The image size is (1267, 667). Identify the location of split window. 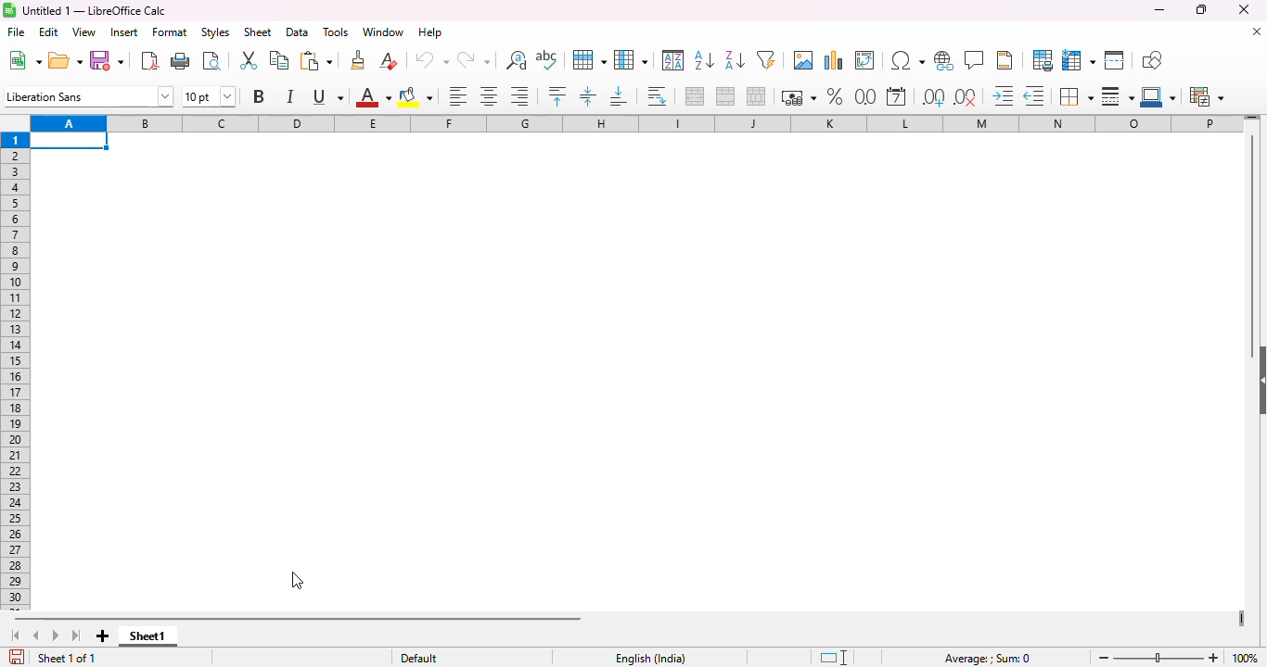
(1115, 60).